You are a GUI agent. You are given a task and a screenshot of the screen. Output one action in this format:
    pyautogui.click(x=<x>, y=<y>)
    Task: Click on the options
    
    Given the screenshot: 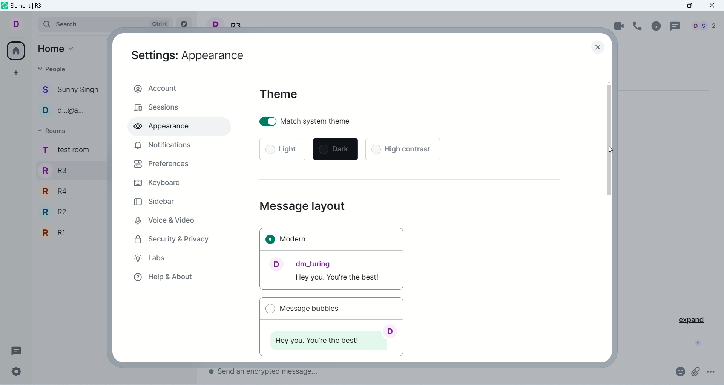 What is the action you would take?
    pyautogui.click(x=710, y=371)
    